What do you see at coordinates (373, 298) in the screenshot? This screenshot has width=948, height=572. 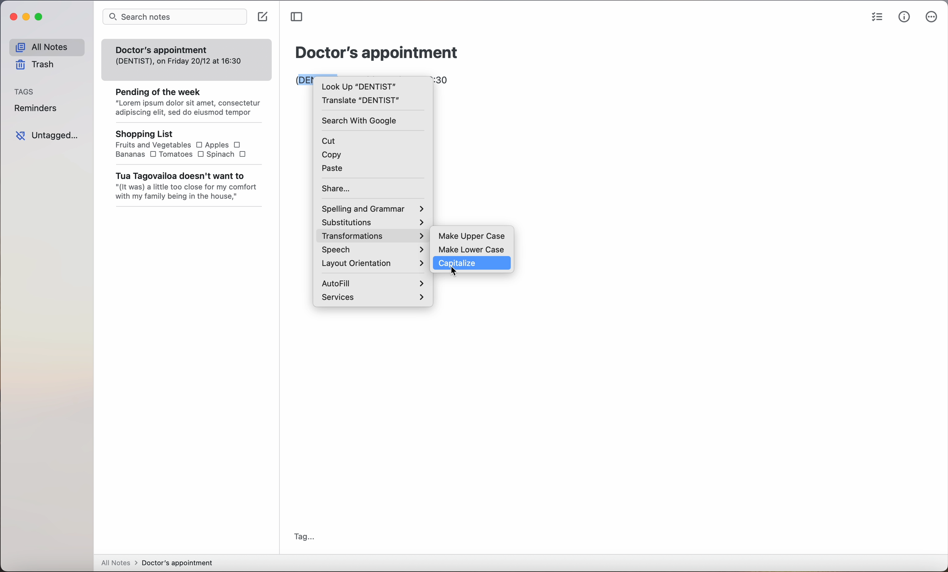 I see `services` at bounding box center [373, 298].